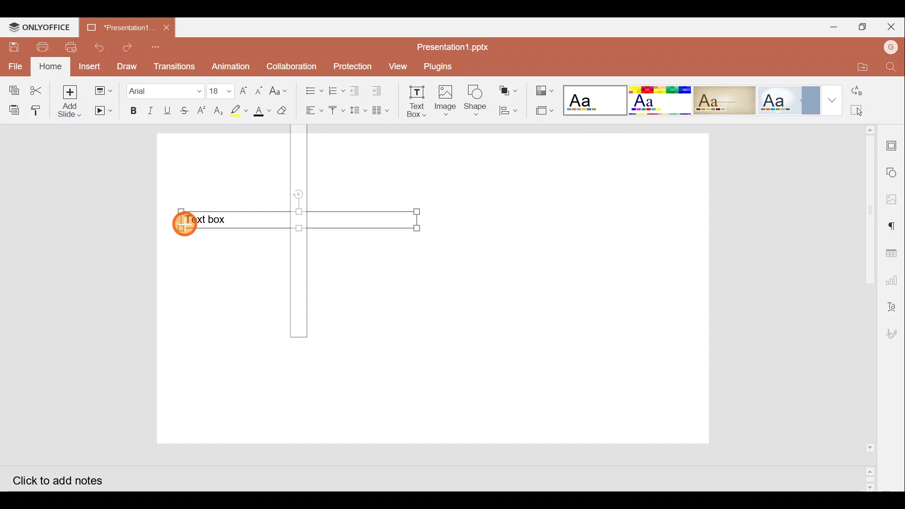  I want to click on Cursor on text box, so click(184, 222).